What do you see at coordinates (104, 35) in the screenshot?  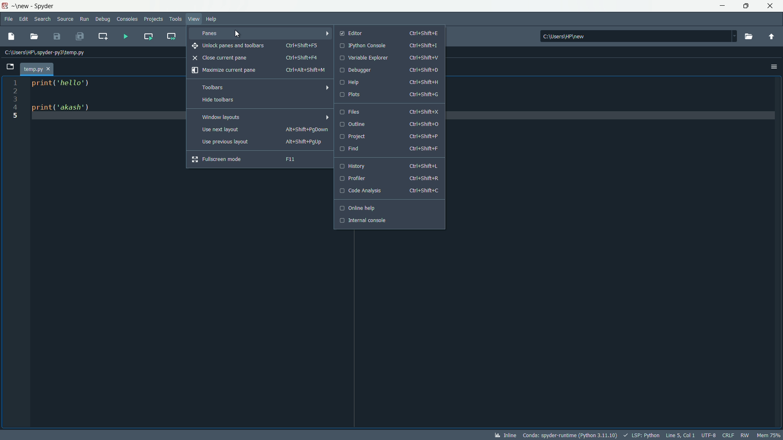 I see `create new cell at the current line` at bounding box center [104, 35].